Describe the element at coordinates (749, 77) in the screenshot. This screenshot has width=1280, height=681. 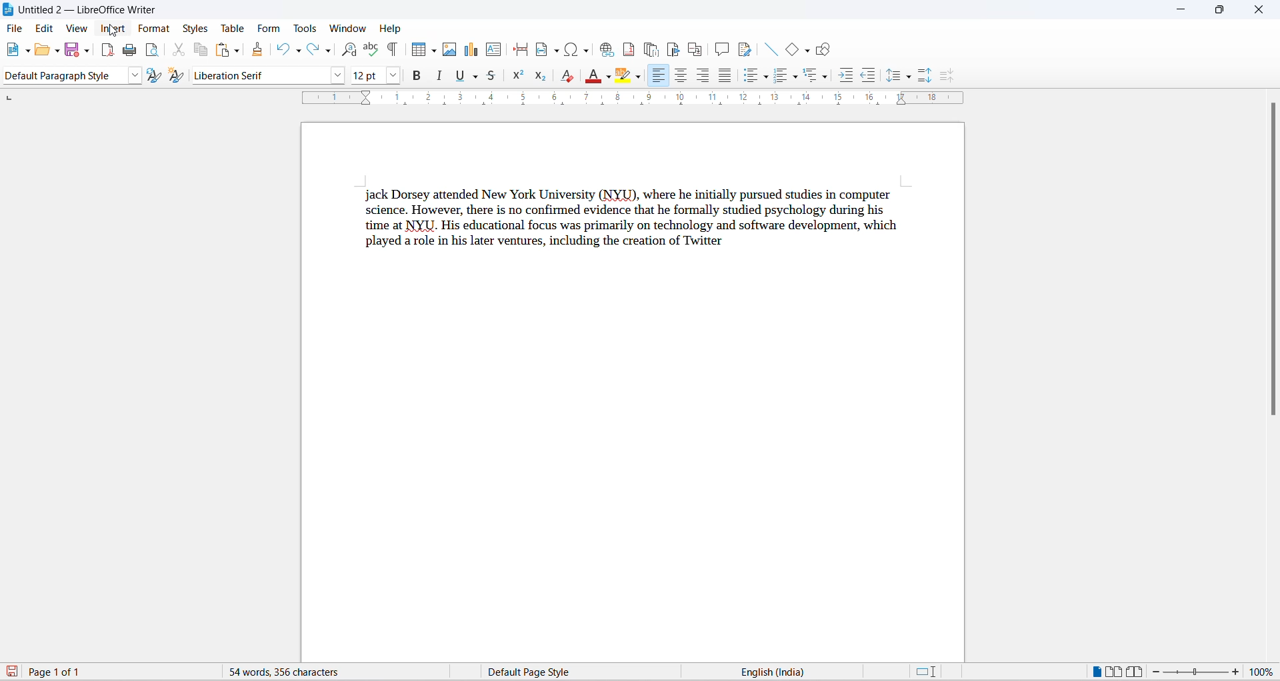
I see `toggle unordered list` at that location.